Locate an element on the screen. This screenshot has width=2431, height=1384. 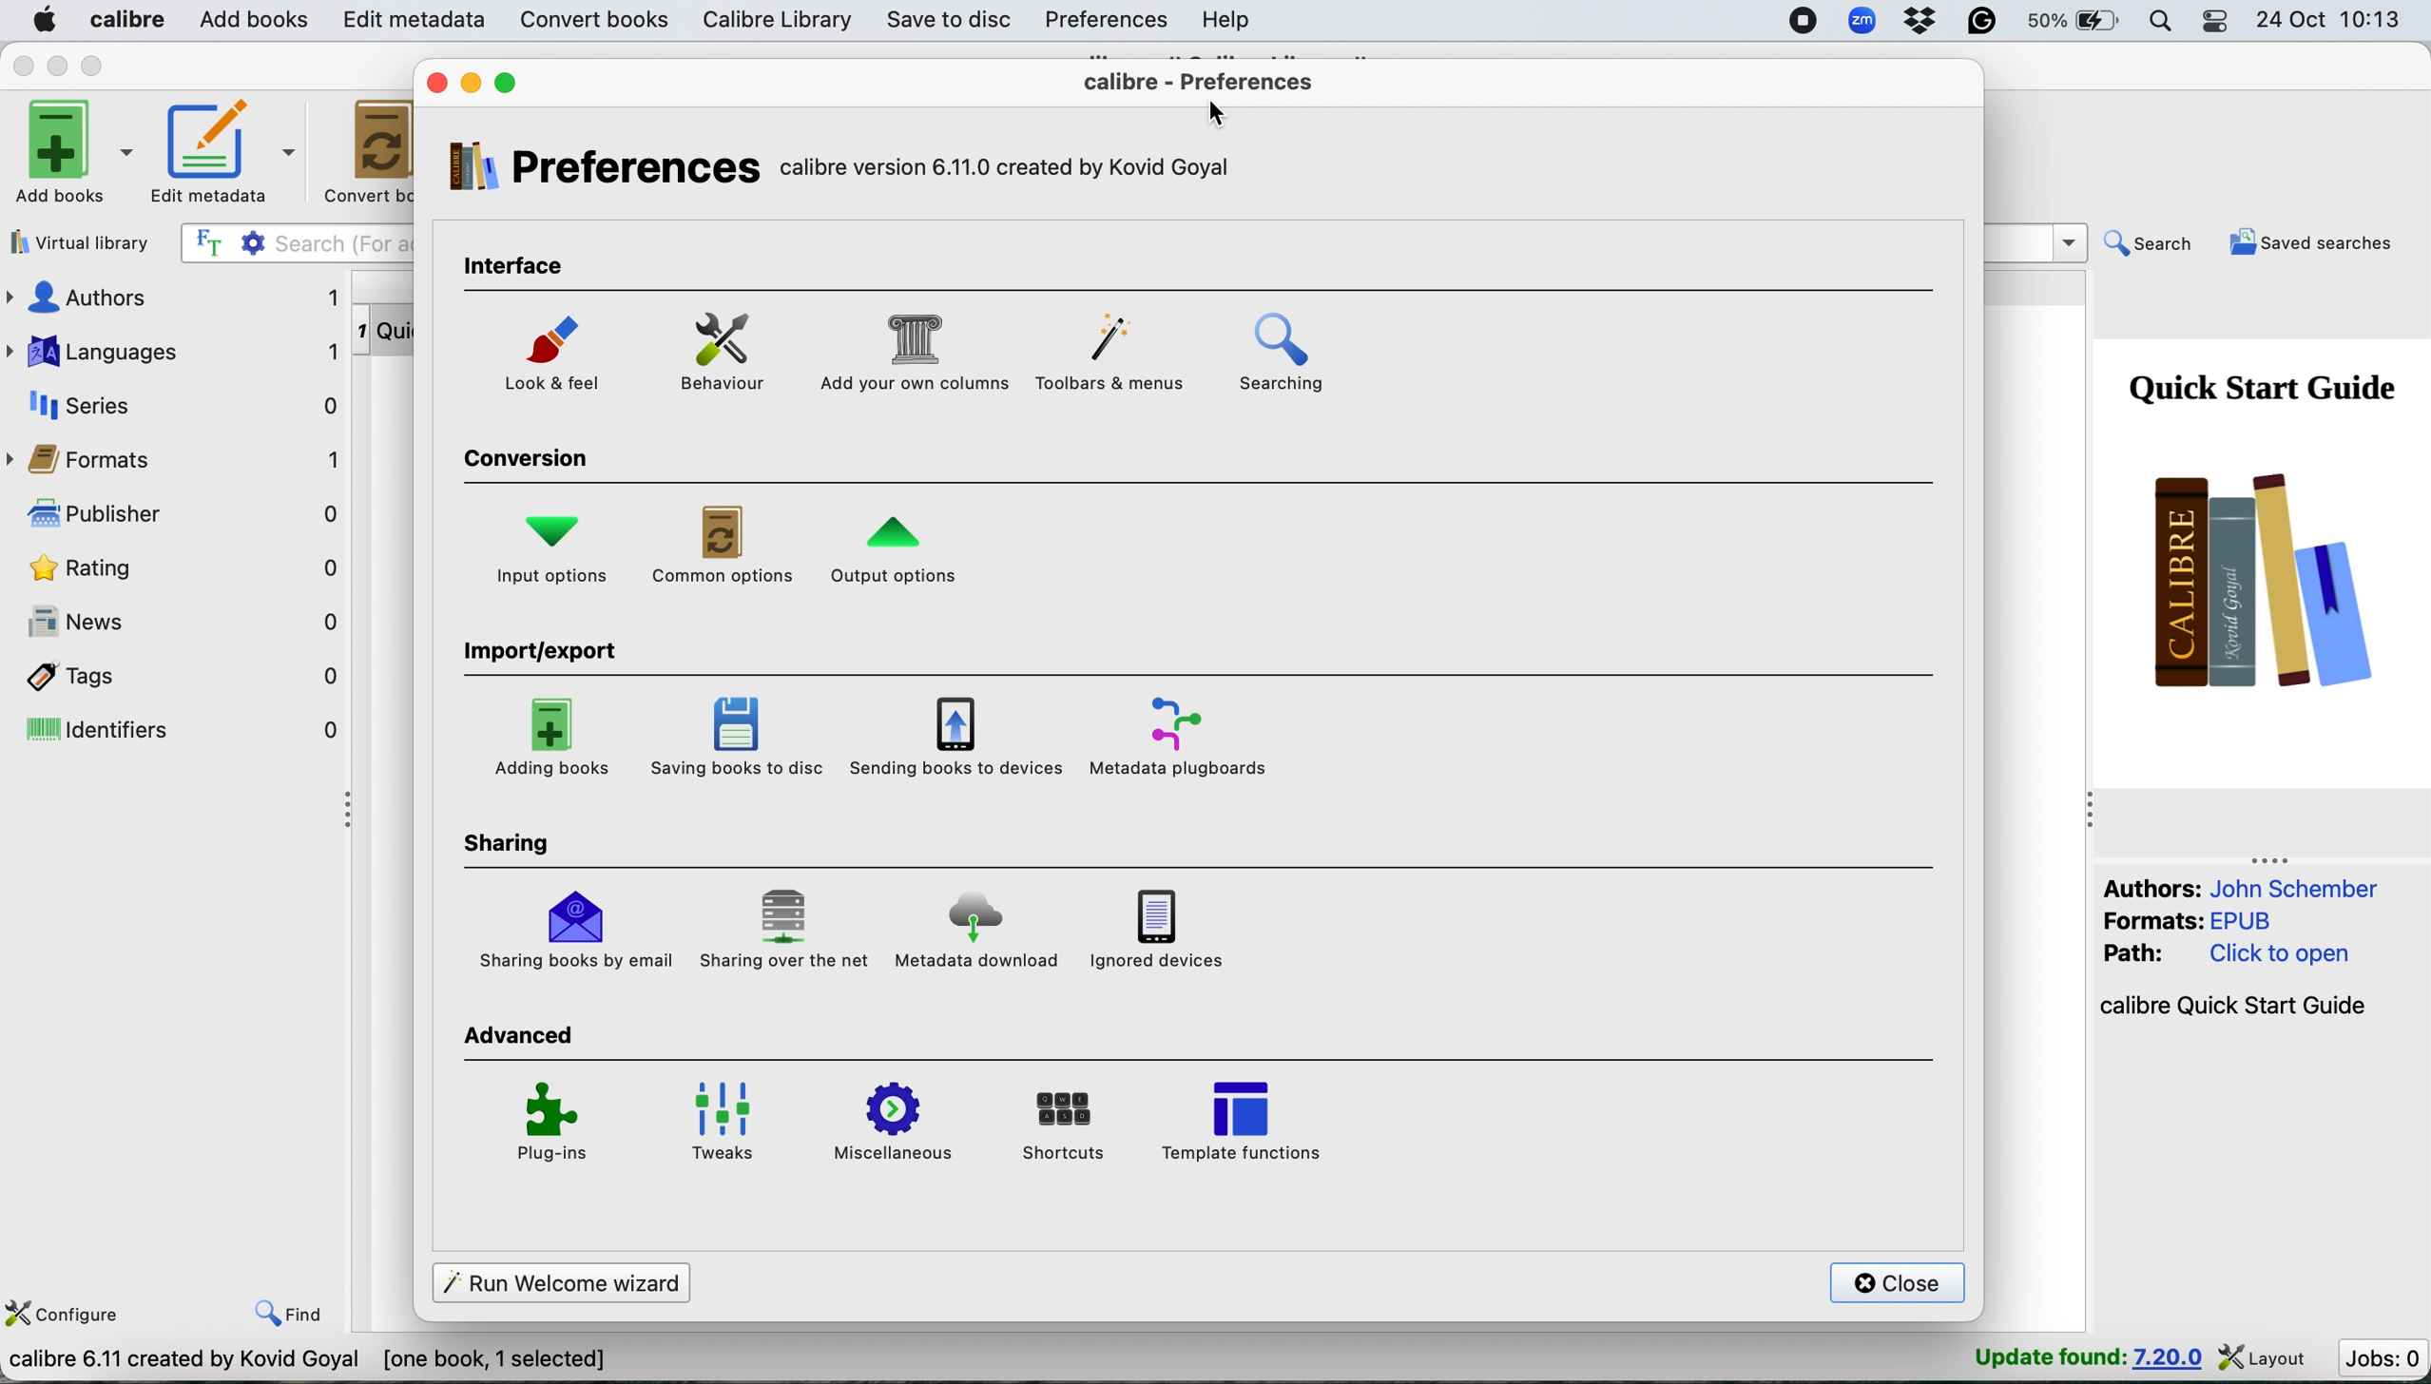
toolbars and menus is located at coordinates (1110, 356).